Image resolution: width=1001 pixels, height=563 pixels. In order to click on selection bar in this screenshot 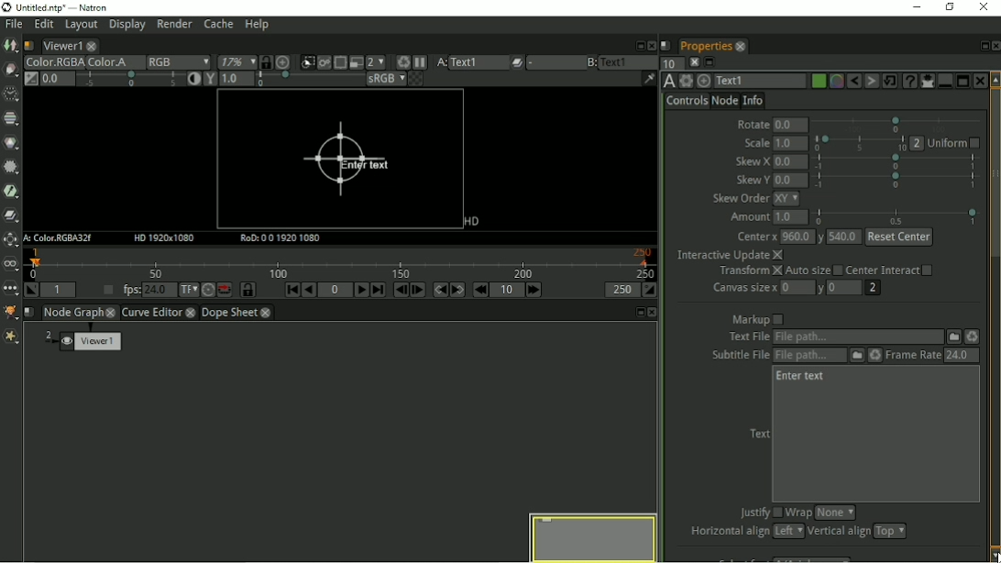, I will do `click(896, 162)`.